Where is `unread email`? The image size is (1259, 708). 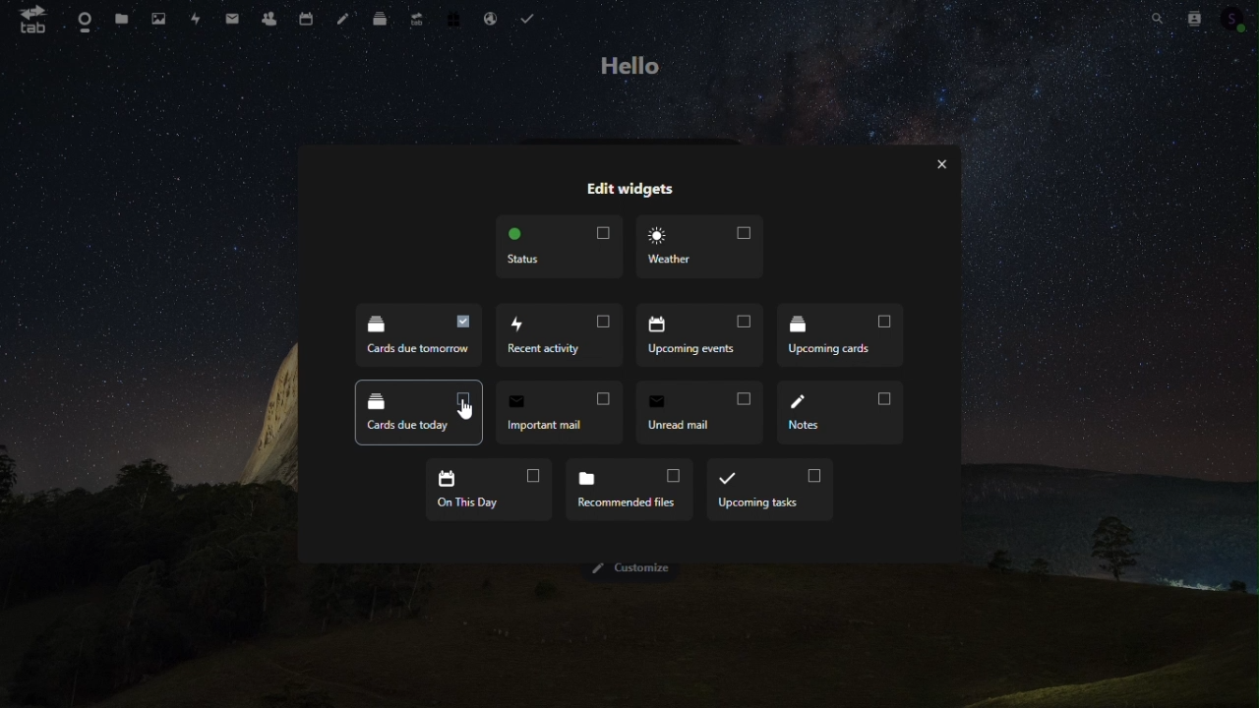
unread email is located at coordinates (698, 413).